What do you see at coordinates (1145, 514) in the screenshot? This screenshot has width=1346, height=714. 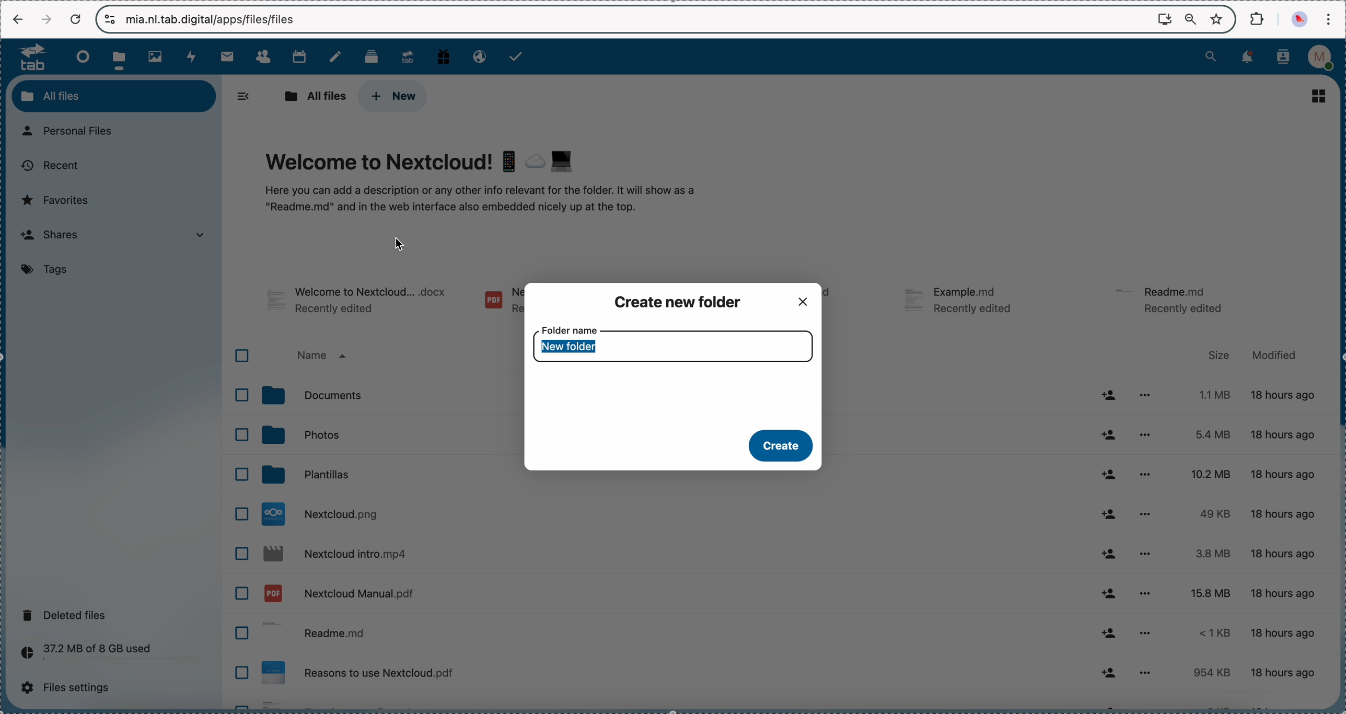 I see `more options` at bounding box center [1145, 514].